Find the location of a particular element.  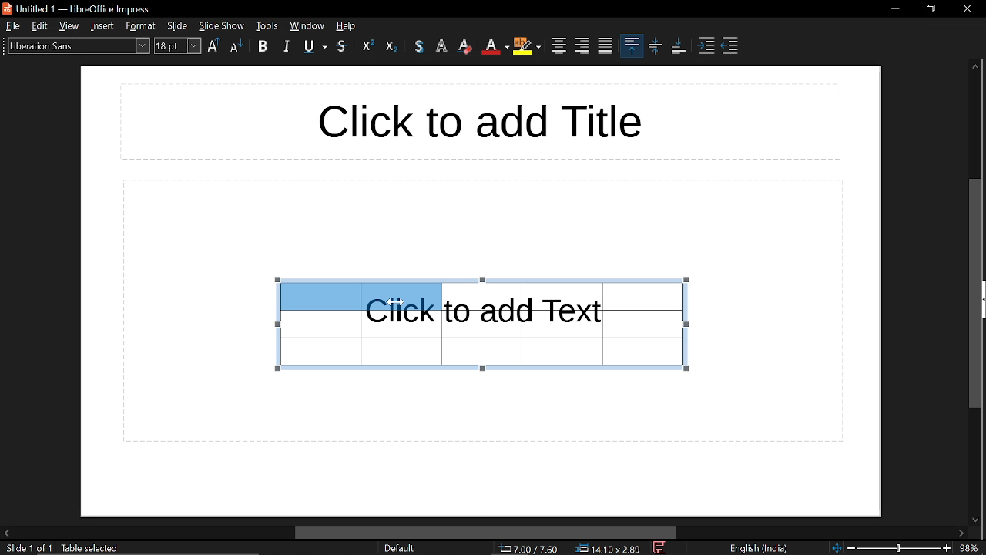

Uppercase is located at coordinates (214, 46).